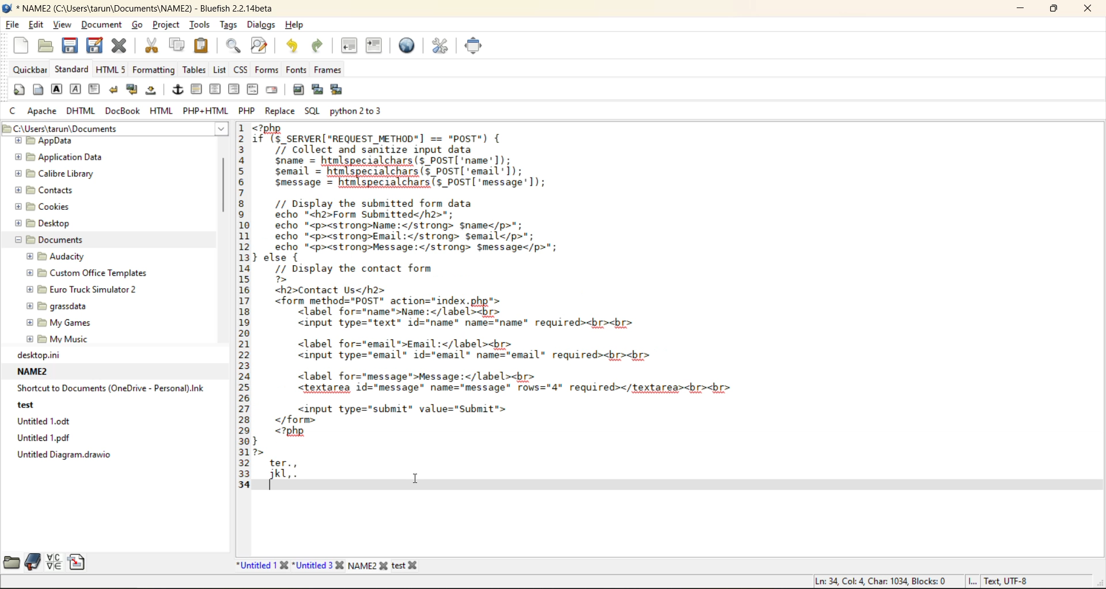 The image size is (1106, 589). I want to click on quickstart, so click(17, 90).